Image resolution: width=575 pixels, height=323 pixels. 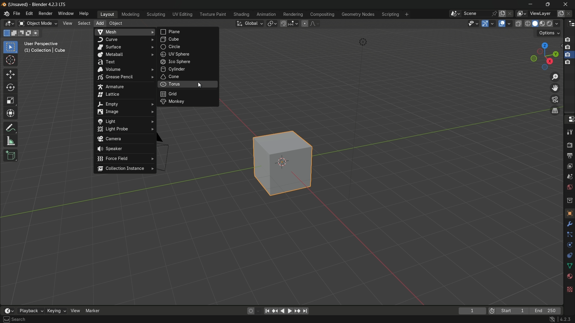 I want to click on lattice, so click(x=123, y=94).